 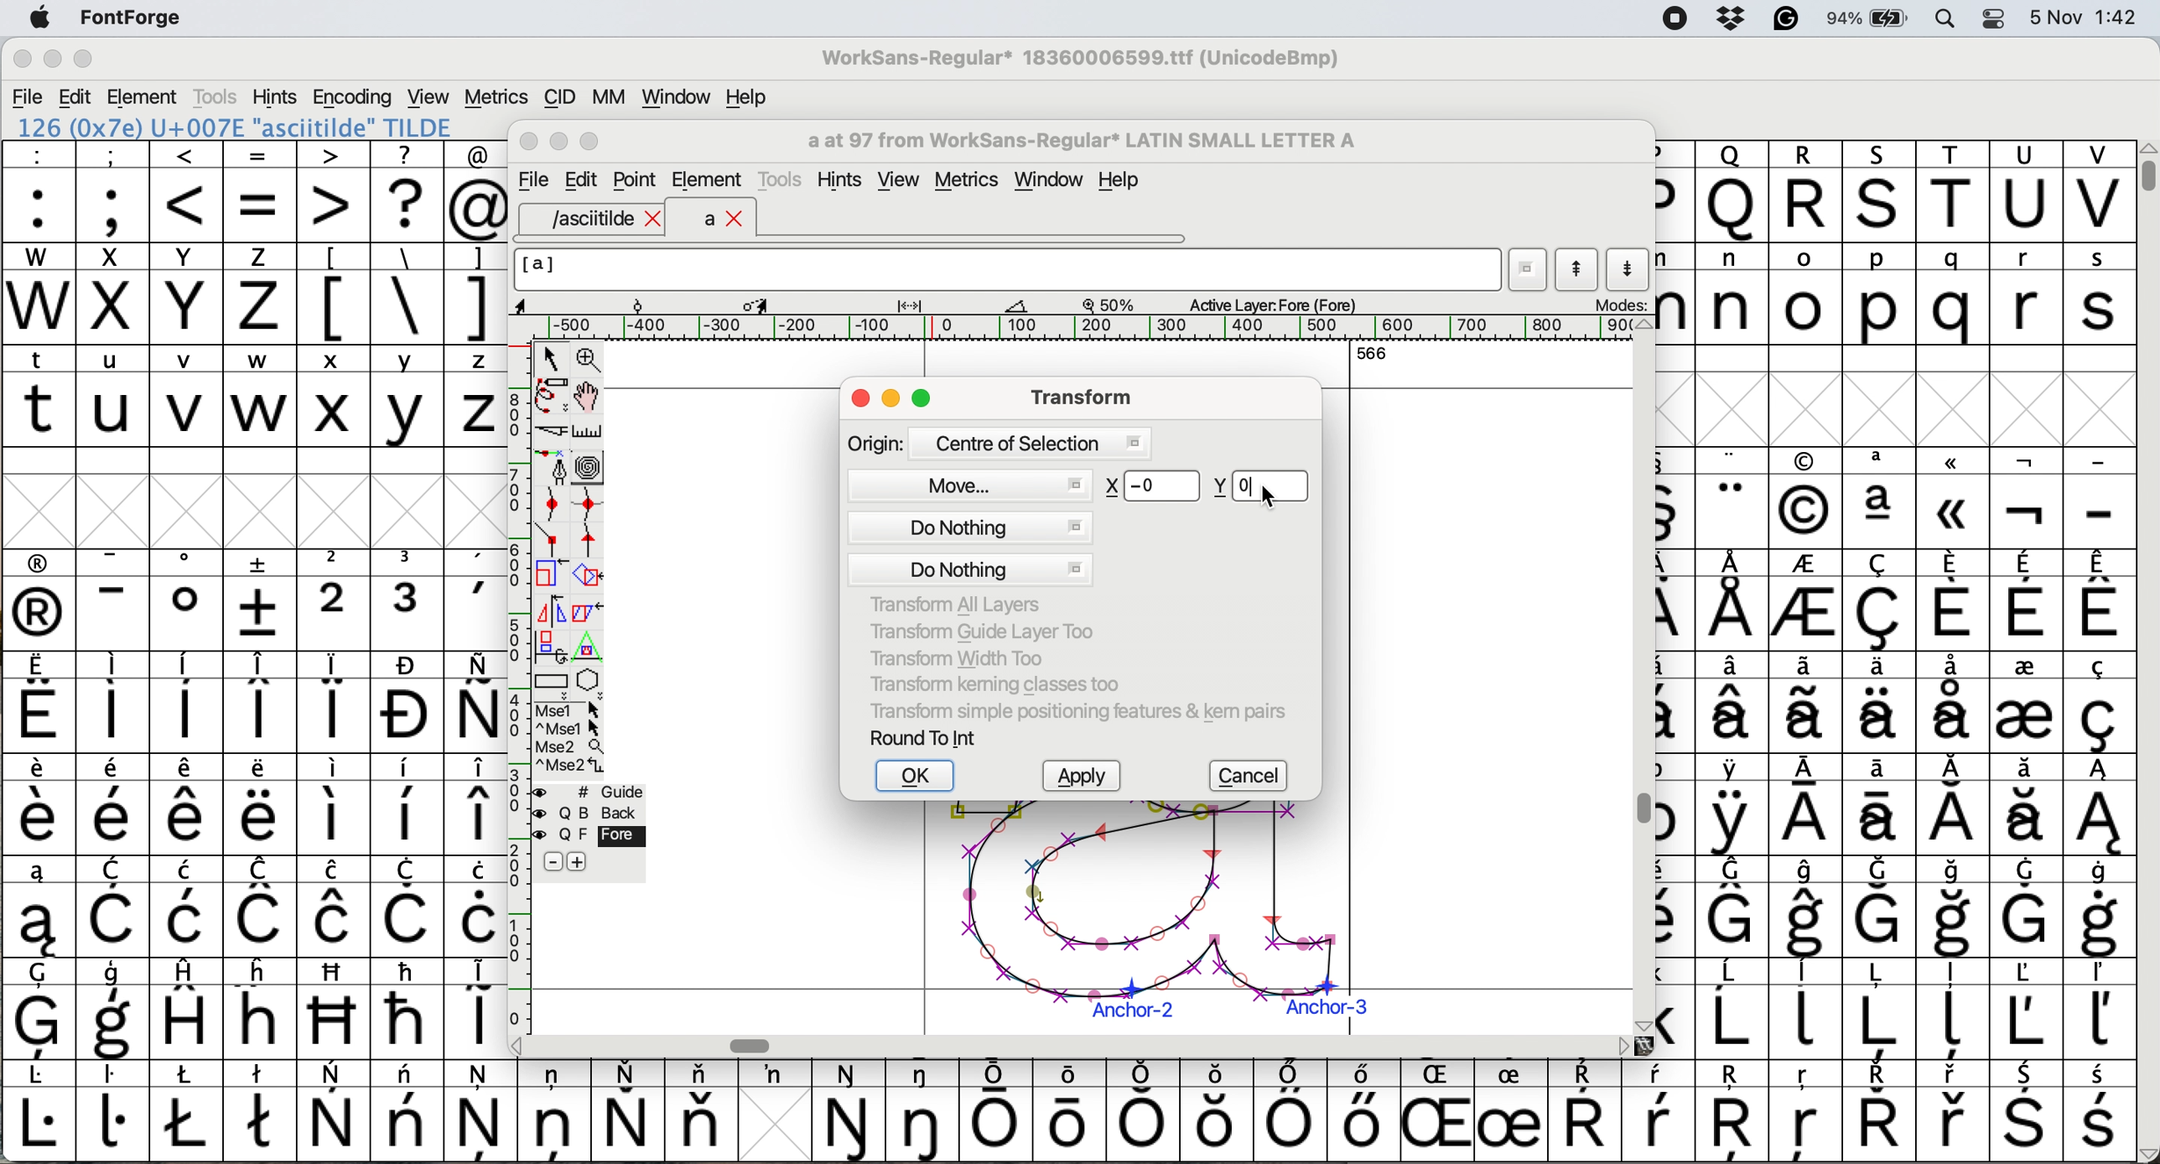 What do you see at coordinates (581, 179) in the screenshot?
I see `Edit` at bounding box center [581, 179].